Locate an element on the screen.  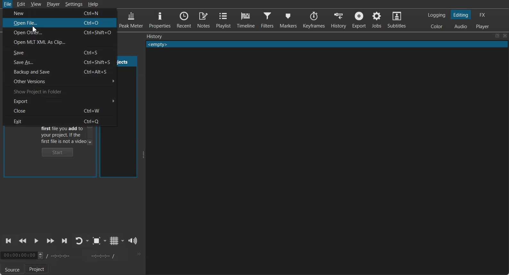
Save is located at coordinates (36, 52).